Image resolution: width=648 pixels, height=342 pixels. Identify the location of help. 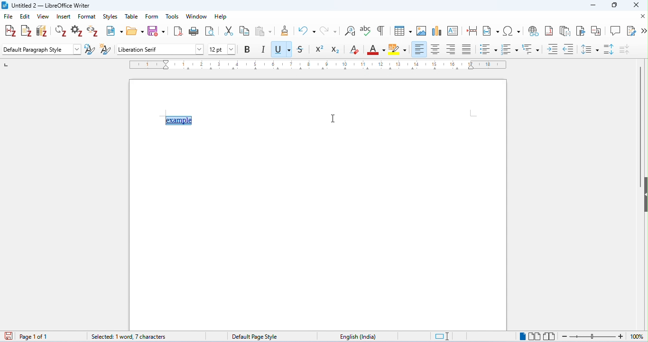
(221, 17).